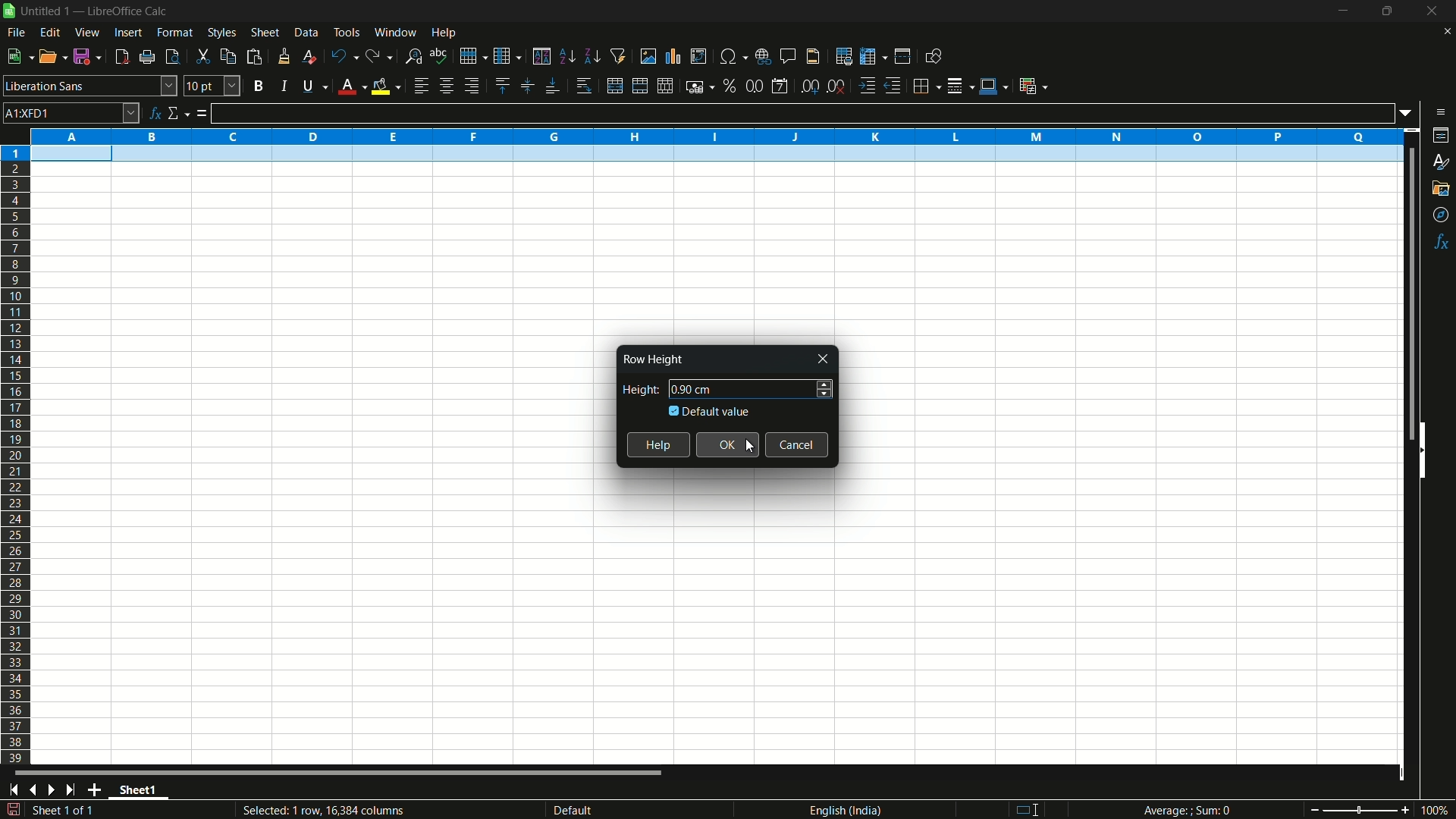  I want to click on selected row, so click(711, 155).